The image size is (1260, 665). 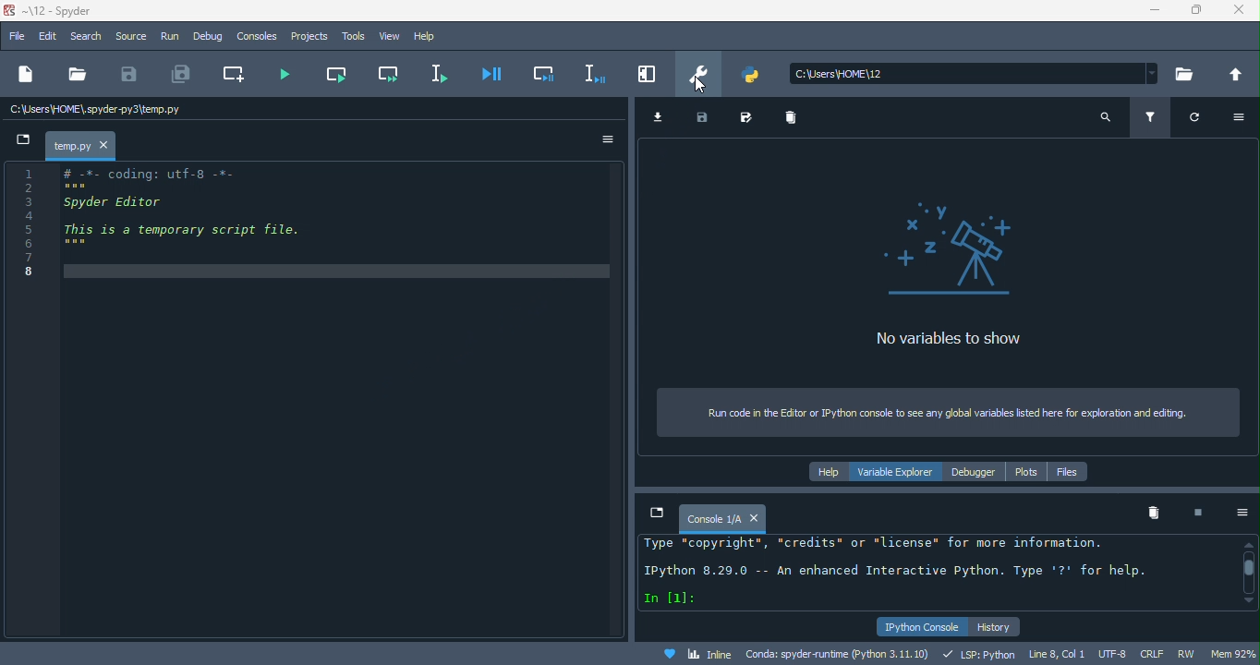 I want to click on filter, so click(x=1154, y=119).